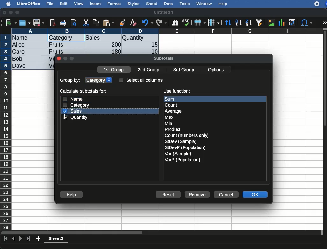  What do you see at coordinates (187, 22) in the screenshot?
I see `spell check` at bounding box center [187, 22].